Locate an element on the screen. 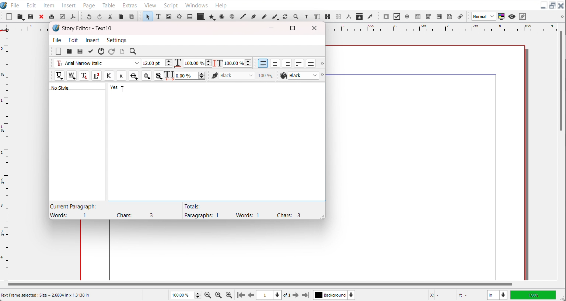 The image size is (566, 301). Text Frame is located at coordinates (158, 16).